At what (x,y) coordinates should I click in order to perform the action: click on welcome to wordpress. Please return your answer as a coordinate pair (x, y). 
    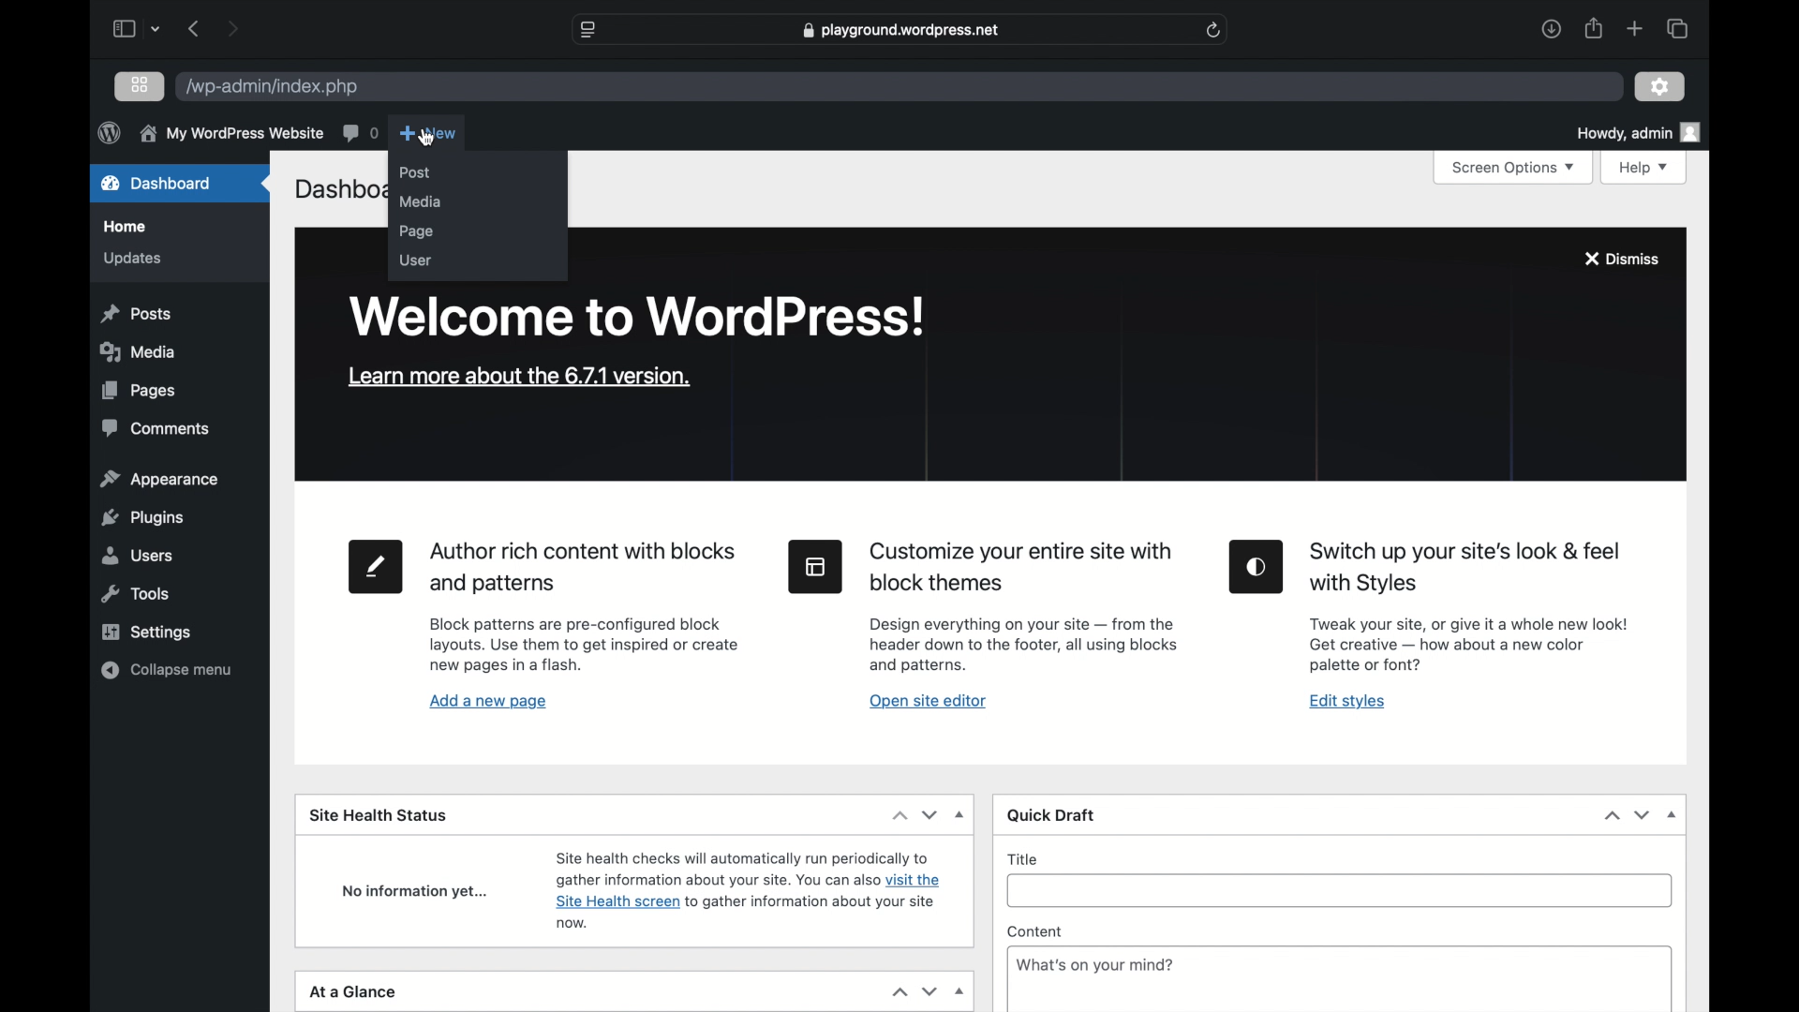
    Looking at the image, I should click on (636, 316).